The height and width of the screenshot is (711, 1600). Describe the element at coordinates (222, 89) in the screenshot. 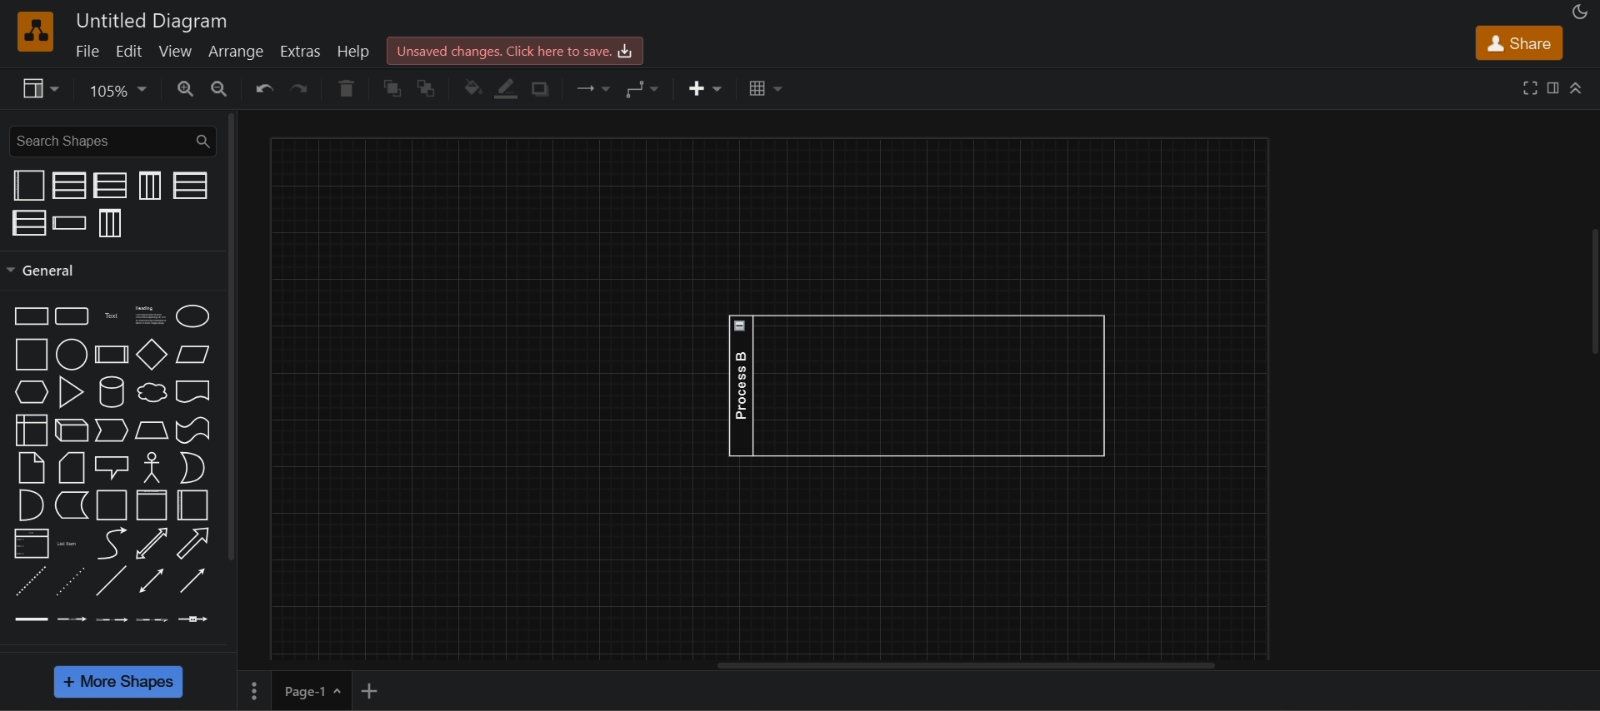

I see `zoom out` at that location.